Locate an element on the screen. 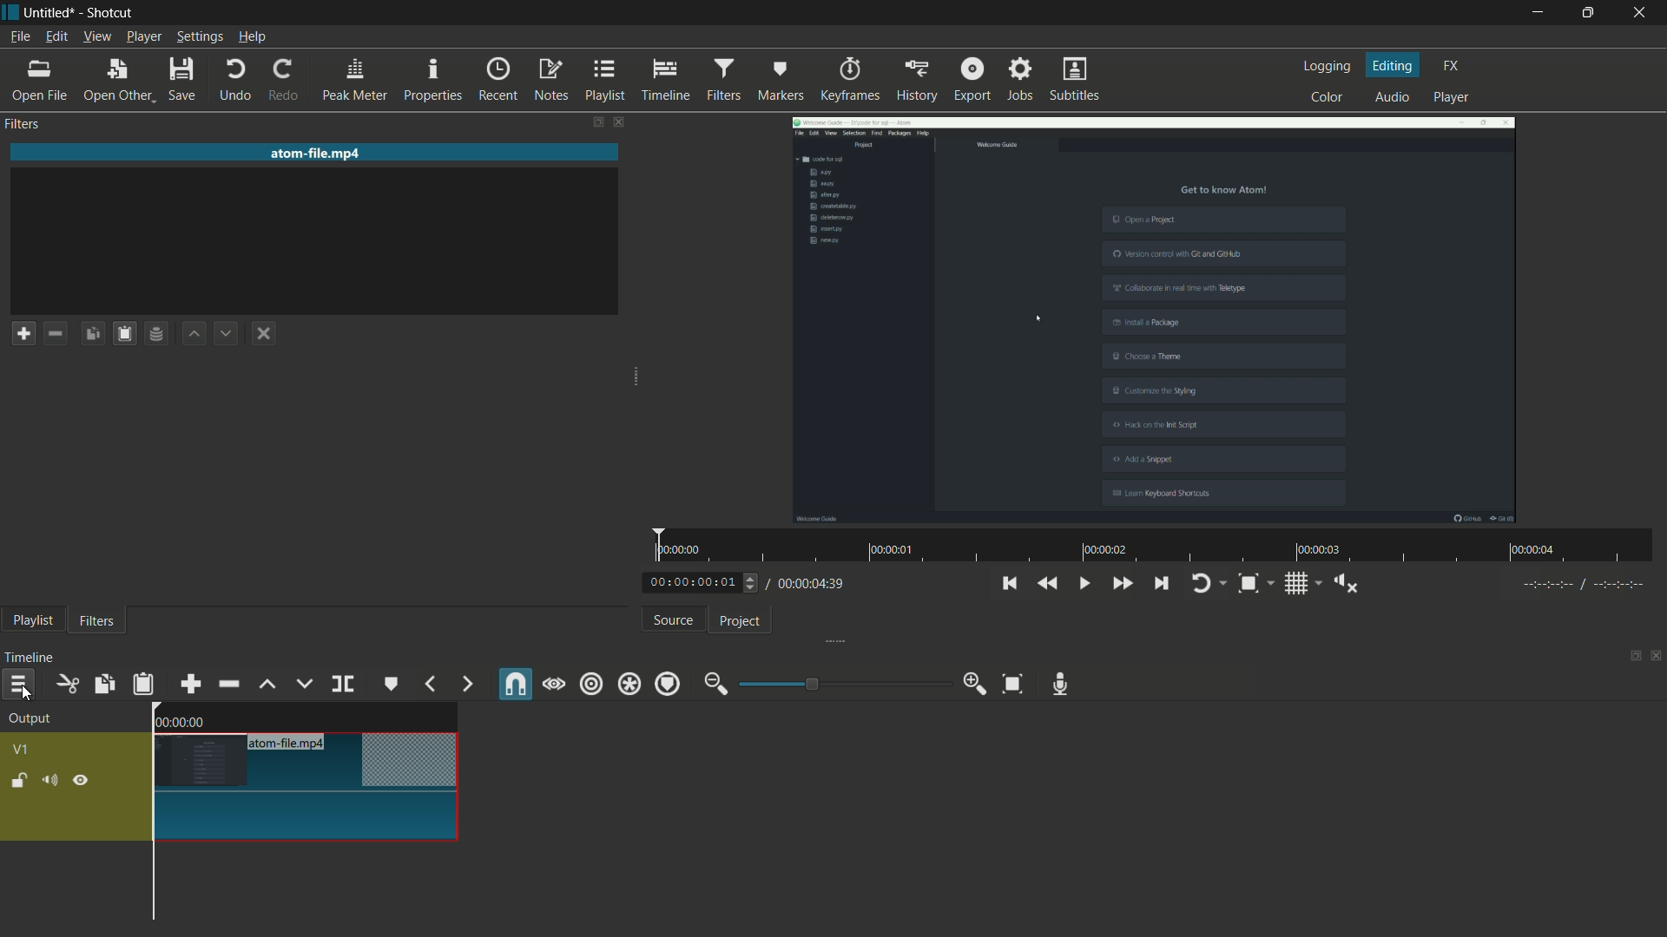 Image resolution: width=1667 pixels, height=937 pixels. save filter set is located at coordinates (157, 333).